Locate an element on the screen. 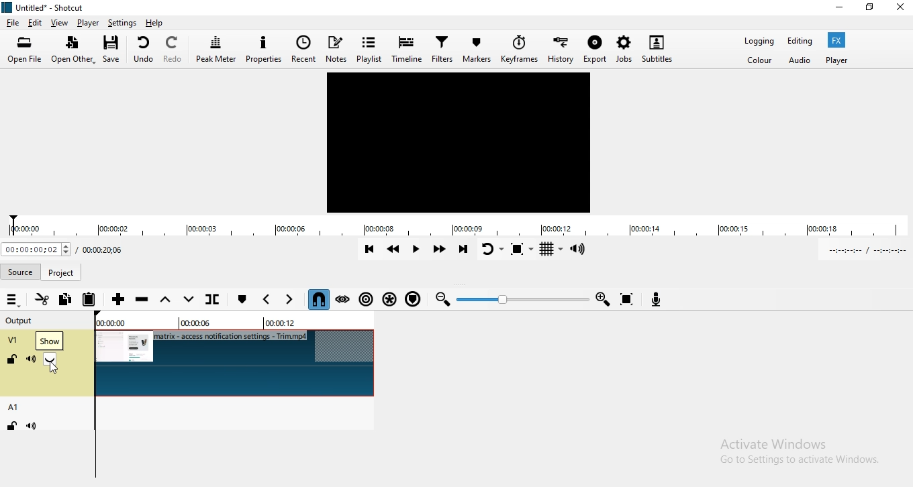 This screenshot has width=913, height=487. Hide is located at coordinates (56, 360).